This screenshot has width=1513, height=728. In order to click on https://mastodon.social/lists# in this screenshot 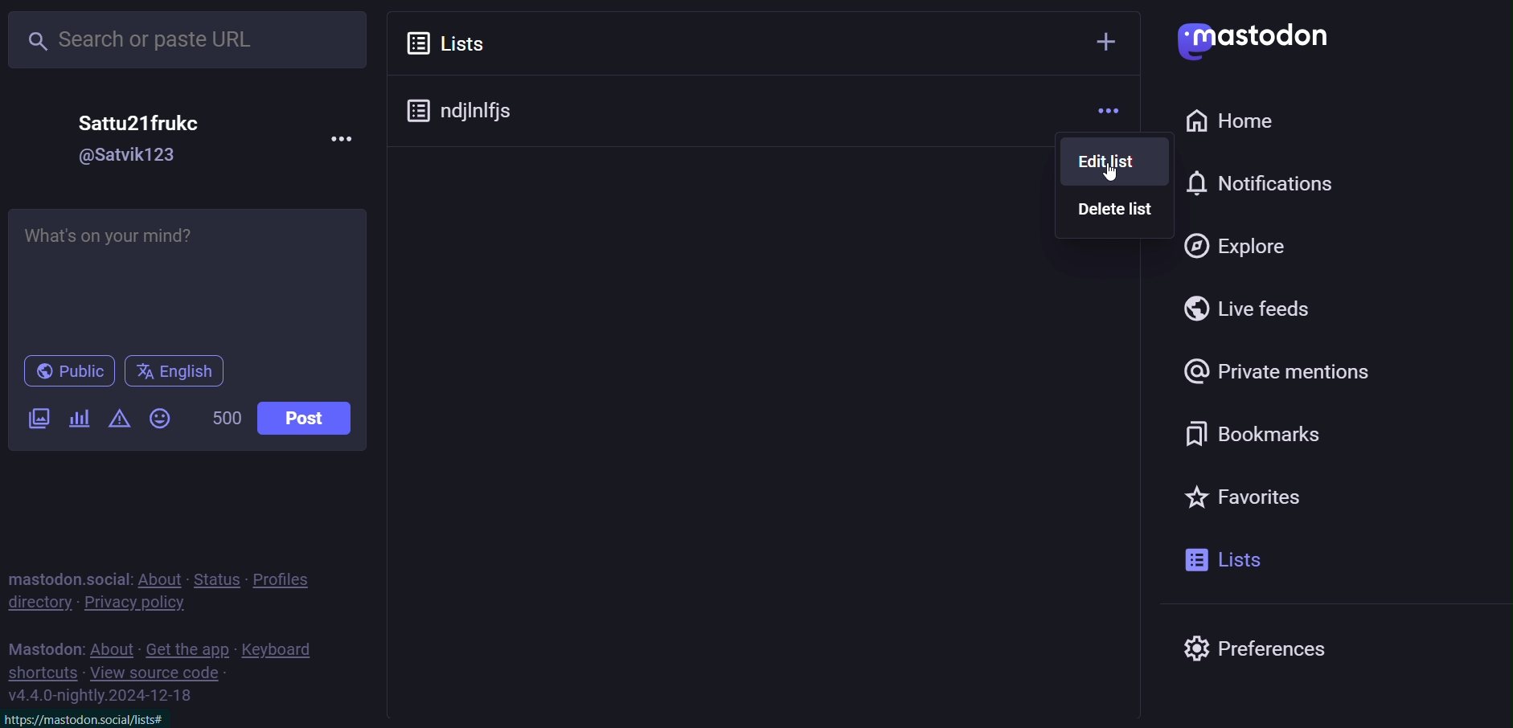, I will do `click(92, 716)`.